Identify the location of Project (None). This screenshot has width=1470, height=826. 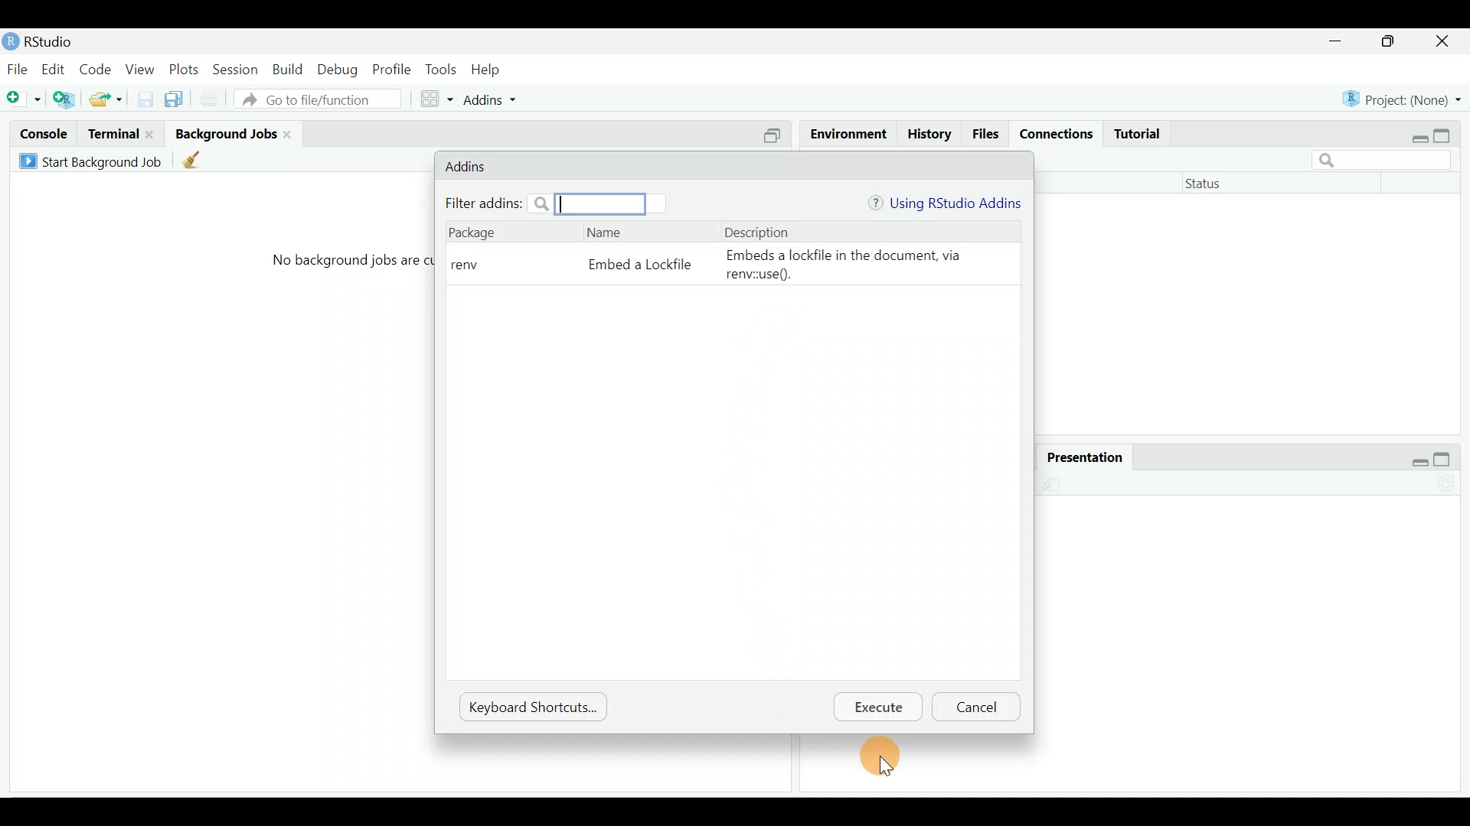
(1401, 99).